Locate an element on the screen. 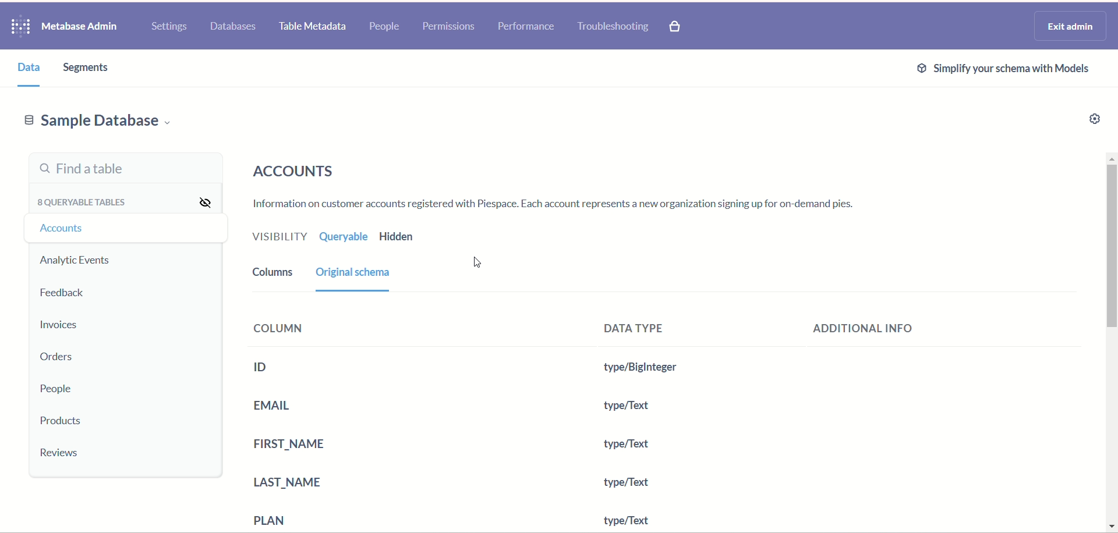 The image size is (1118, 533). type/Text is located at coordinates (627, 445).